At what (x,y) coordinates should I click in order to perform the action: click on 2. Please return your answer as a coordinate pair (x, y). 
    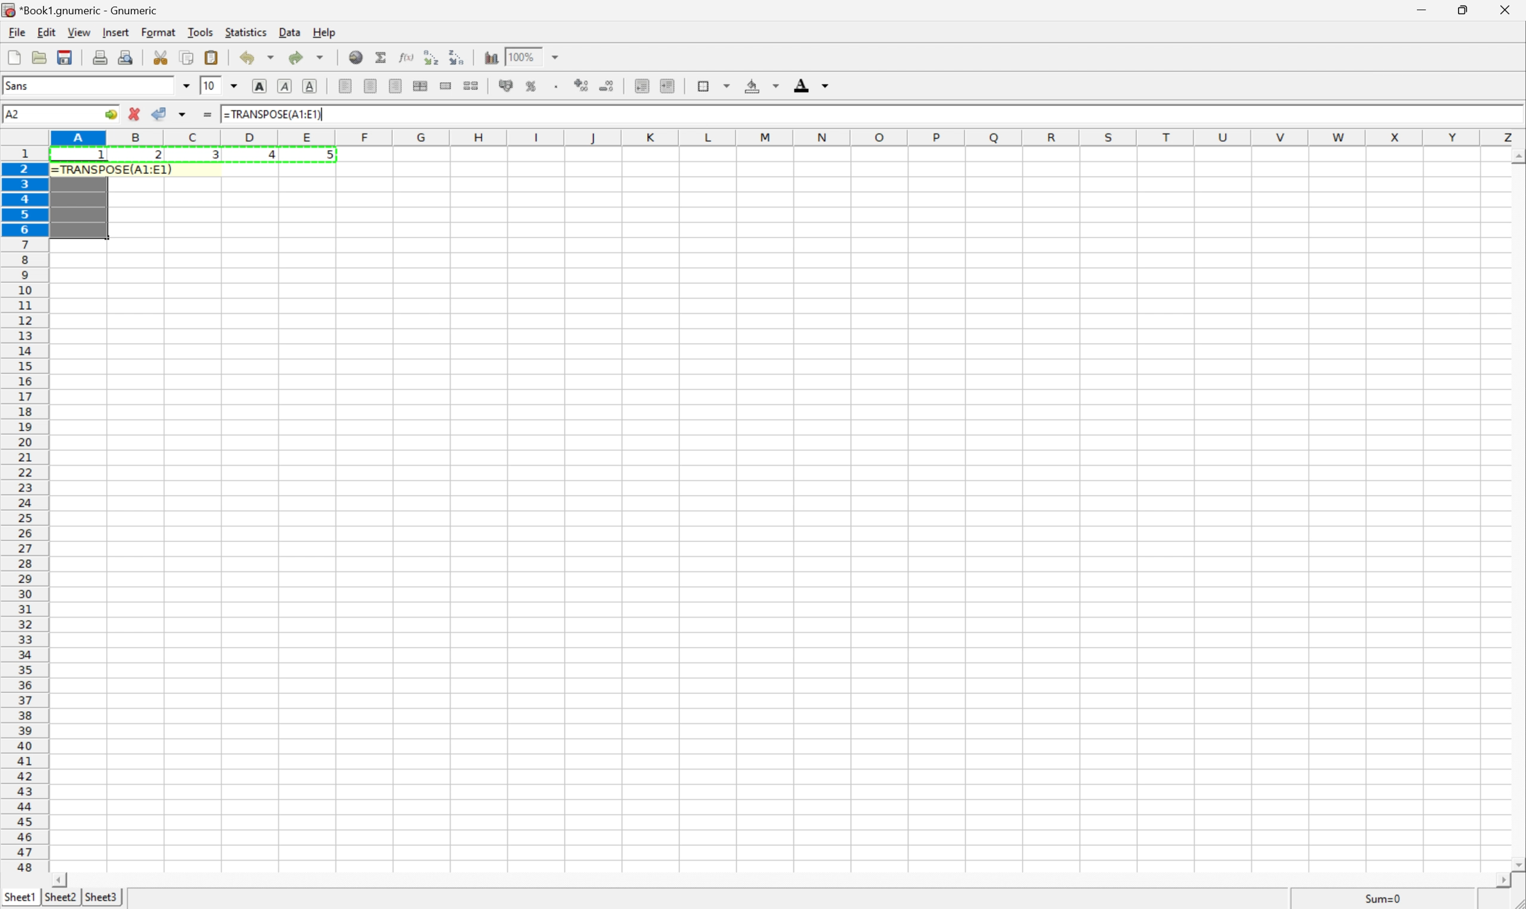
    Looking at the image, I should click on (158, 157).